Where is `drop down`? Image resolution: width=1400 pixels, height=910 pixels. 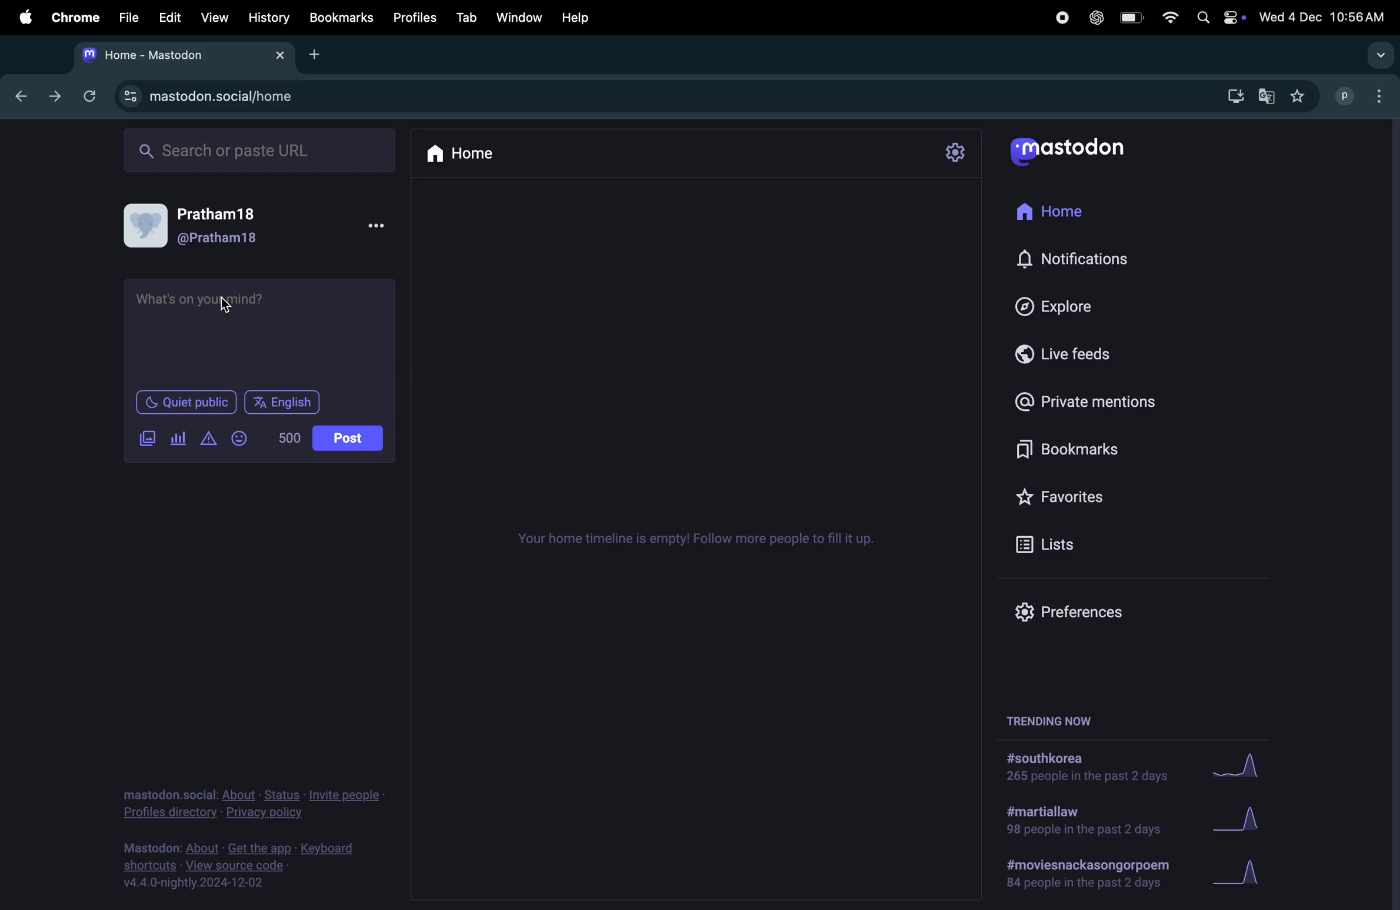
drop down is located at coordinates (1376, 55).